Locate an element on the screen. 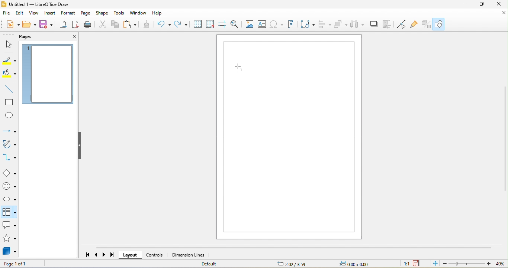 This screenshot has height=268, width=508. page 1 is located at coordinates (48, 75).